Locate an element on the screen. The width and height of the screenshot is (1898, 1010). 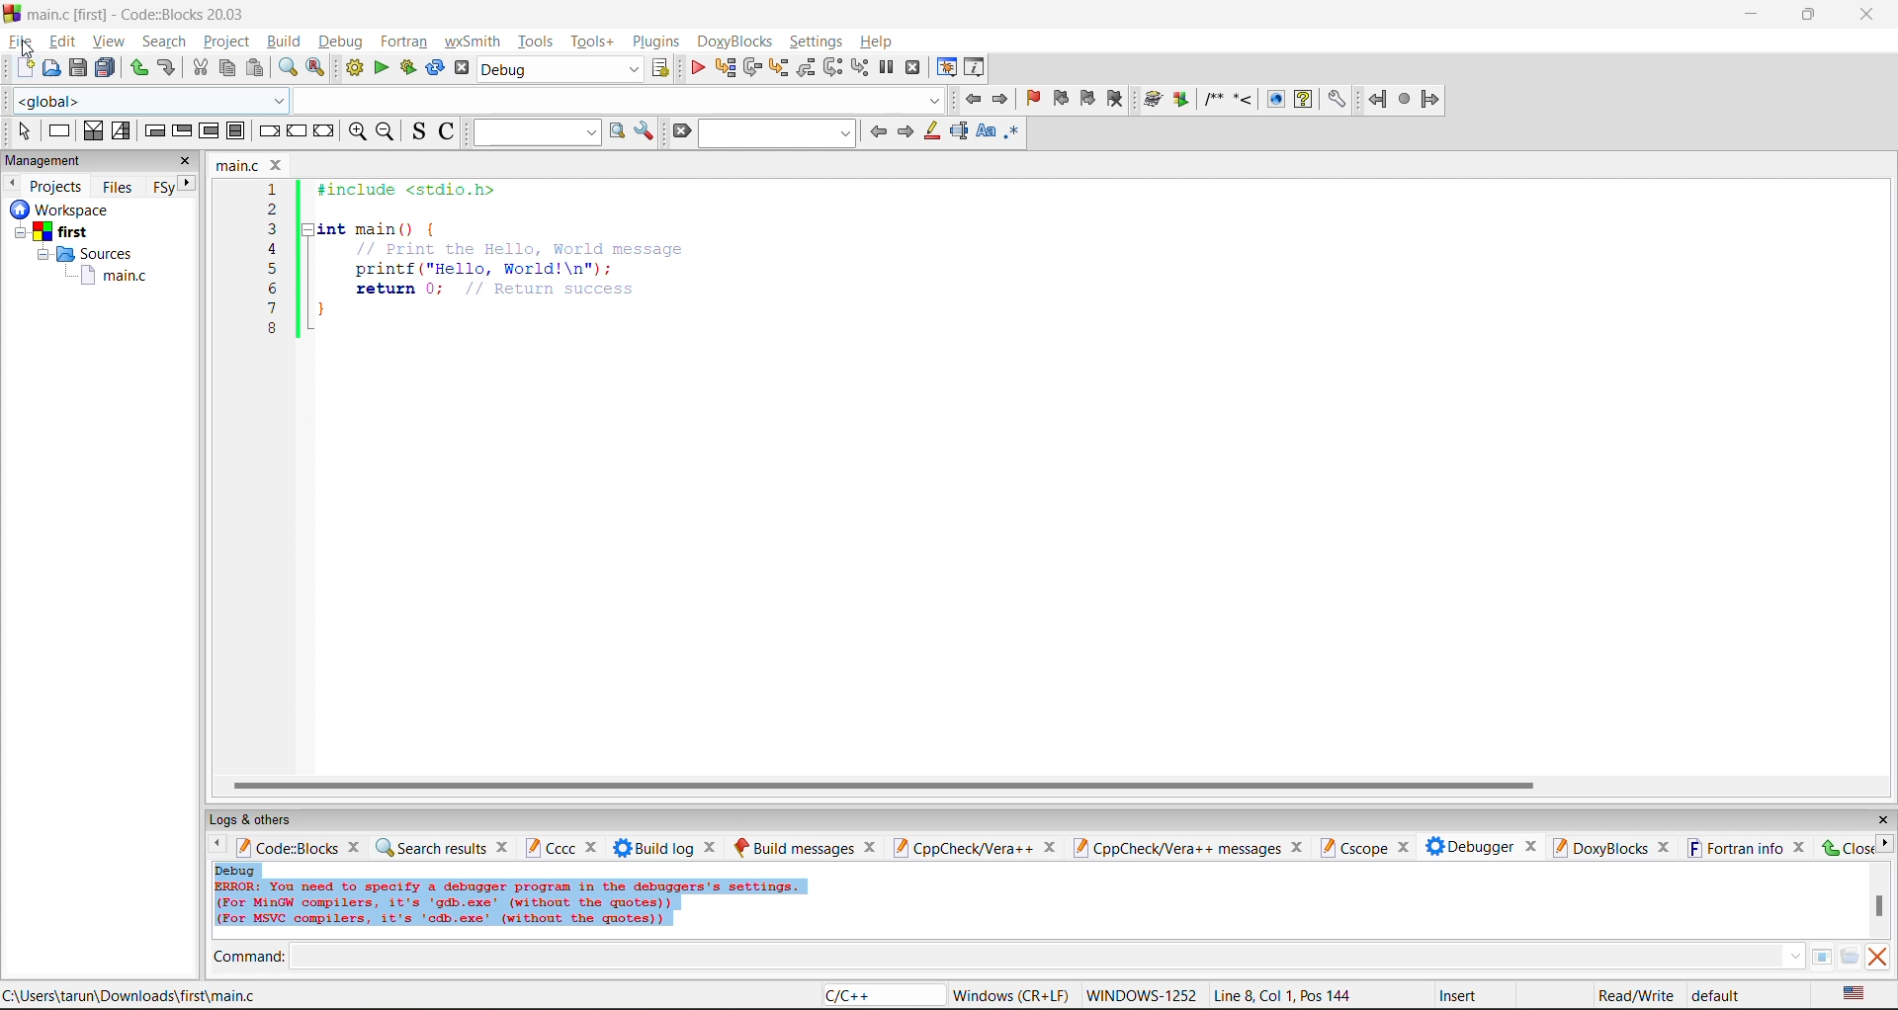
stop is located at coordinates (1406, 100).